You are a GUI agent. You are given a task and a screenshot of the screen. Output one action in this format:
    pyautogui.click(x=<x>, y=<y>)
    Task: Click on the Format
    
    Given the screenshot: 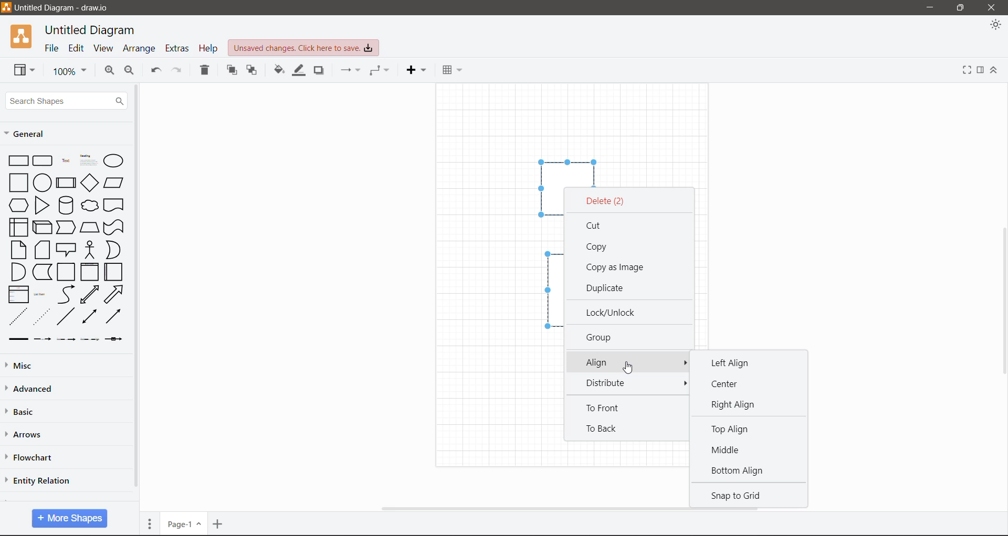 What is the action you would take?
    pyautogui.click(x=981, y=71)
    